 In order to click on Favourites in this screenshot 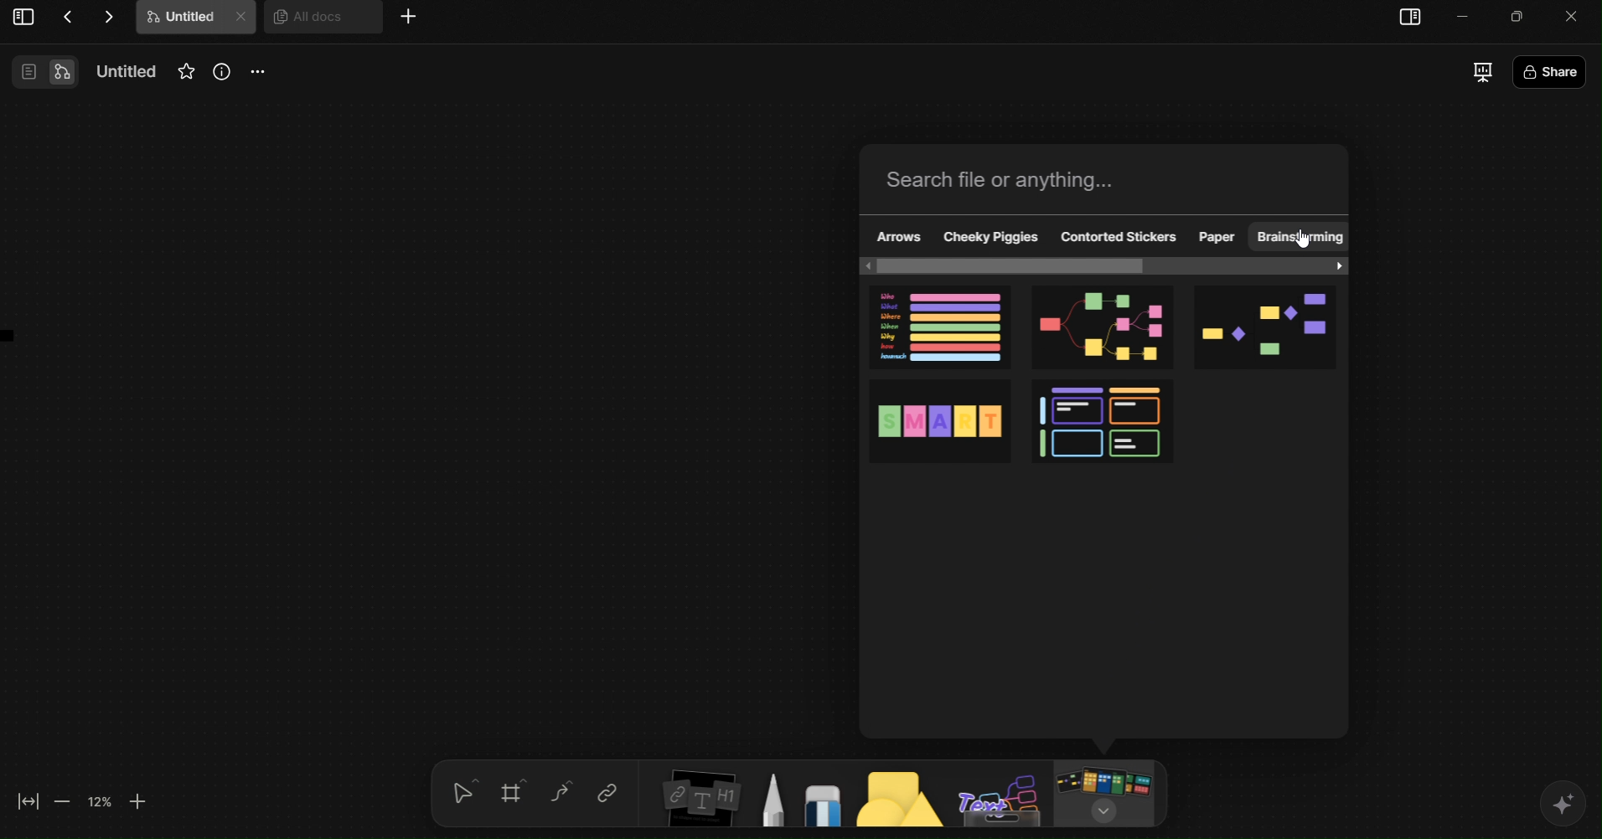, I will do `click(185, 69)`.